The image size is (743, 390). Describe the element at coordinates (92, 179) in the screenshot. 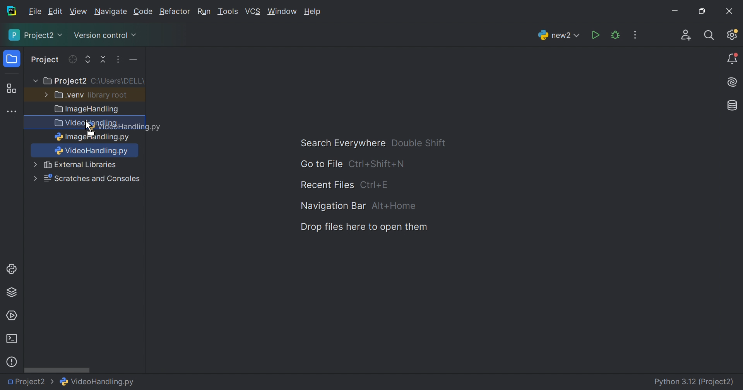

I see `Scratches and Consoles` at that location.